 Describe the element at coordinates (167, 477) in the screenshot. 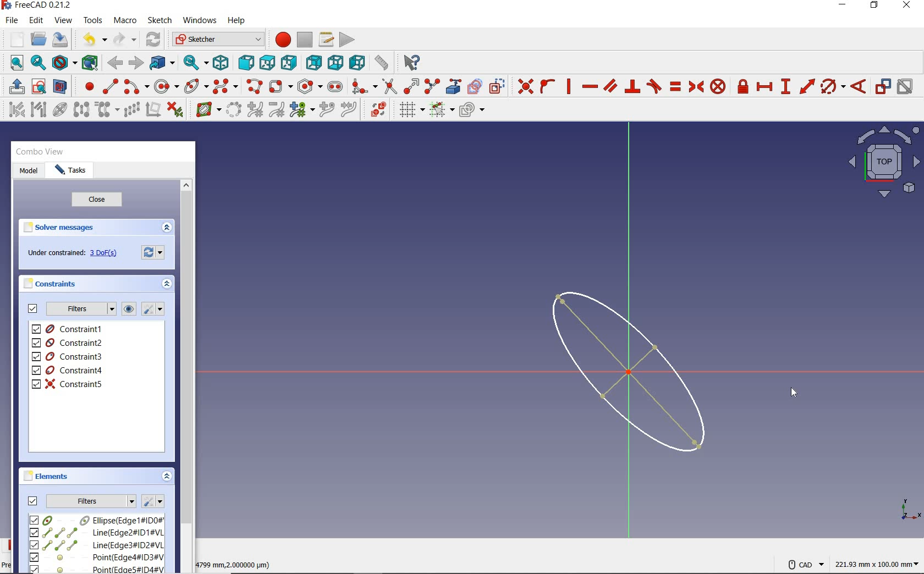

I see `collapse` at that location.